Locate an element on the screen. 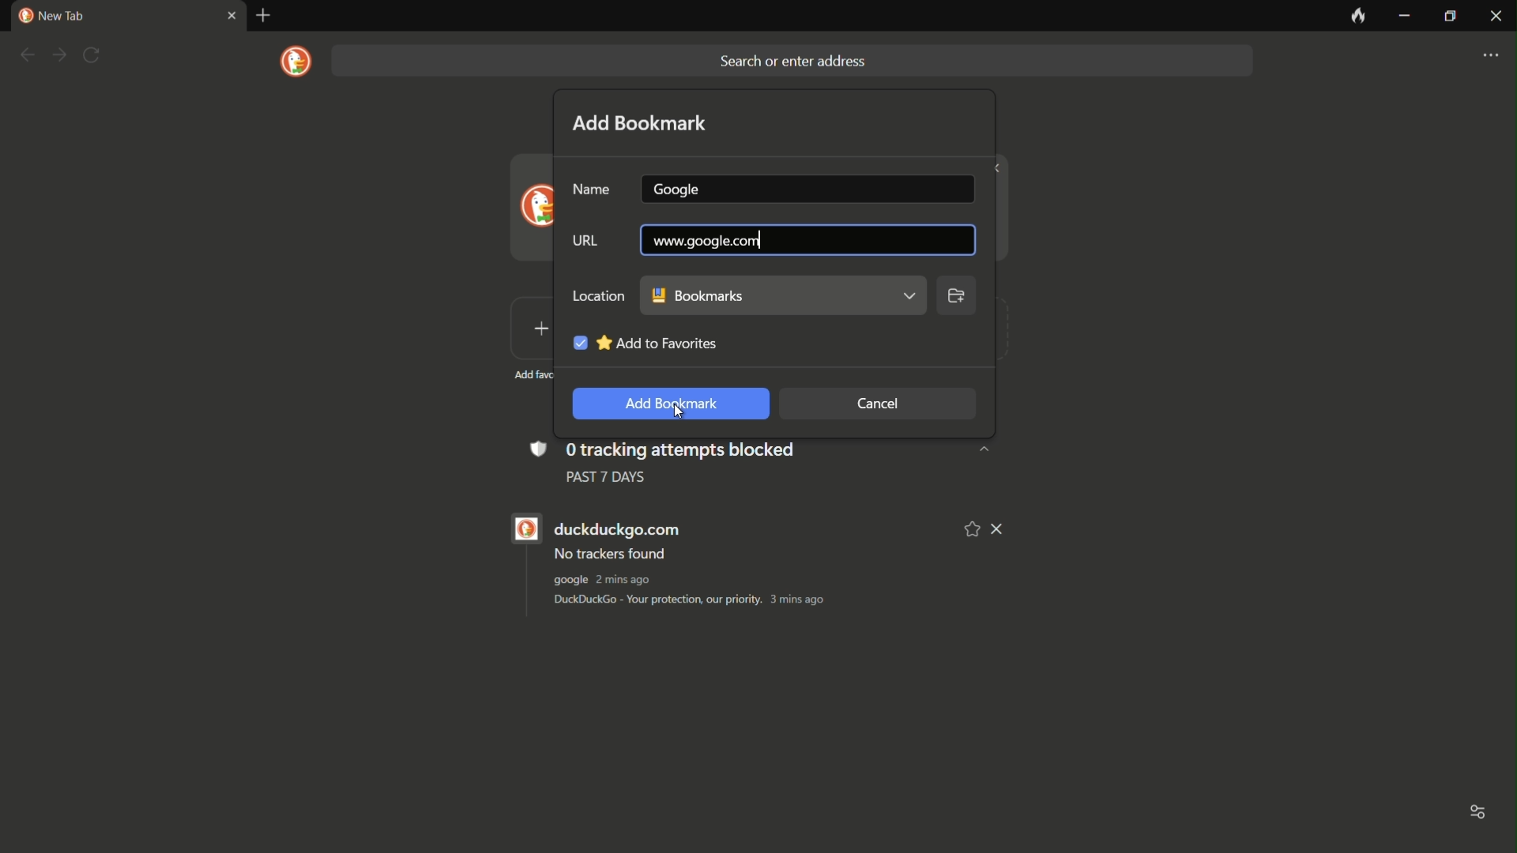 Image resolution: width=1517 pixels, height=853 pixels. forward is located at coordinates (58, 56).